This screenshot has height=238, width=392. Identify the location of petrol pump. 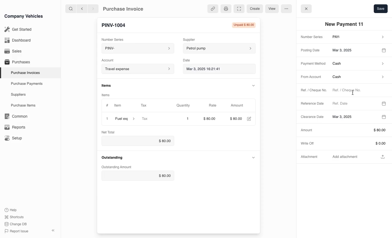
(219, 48).